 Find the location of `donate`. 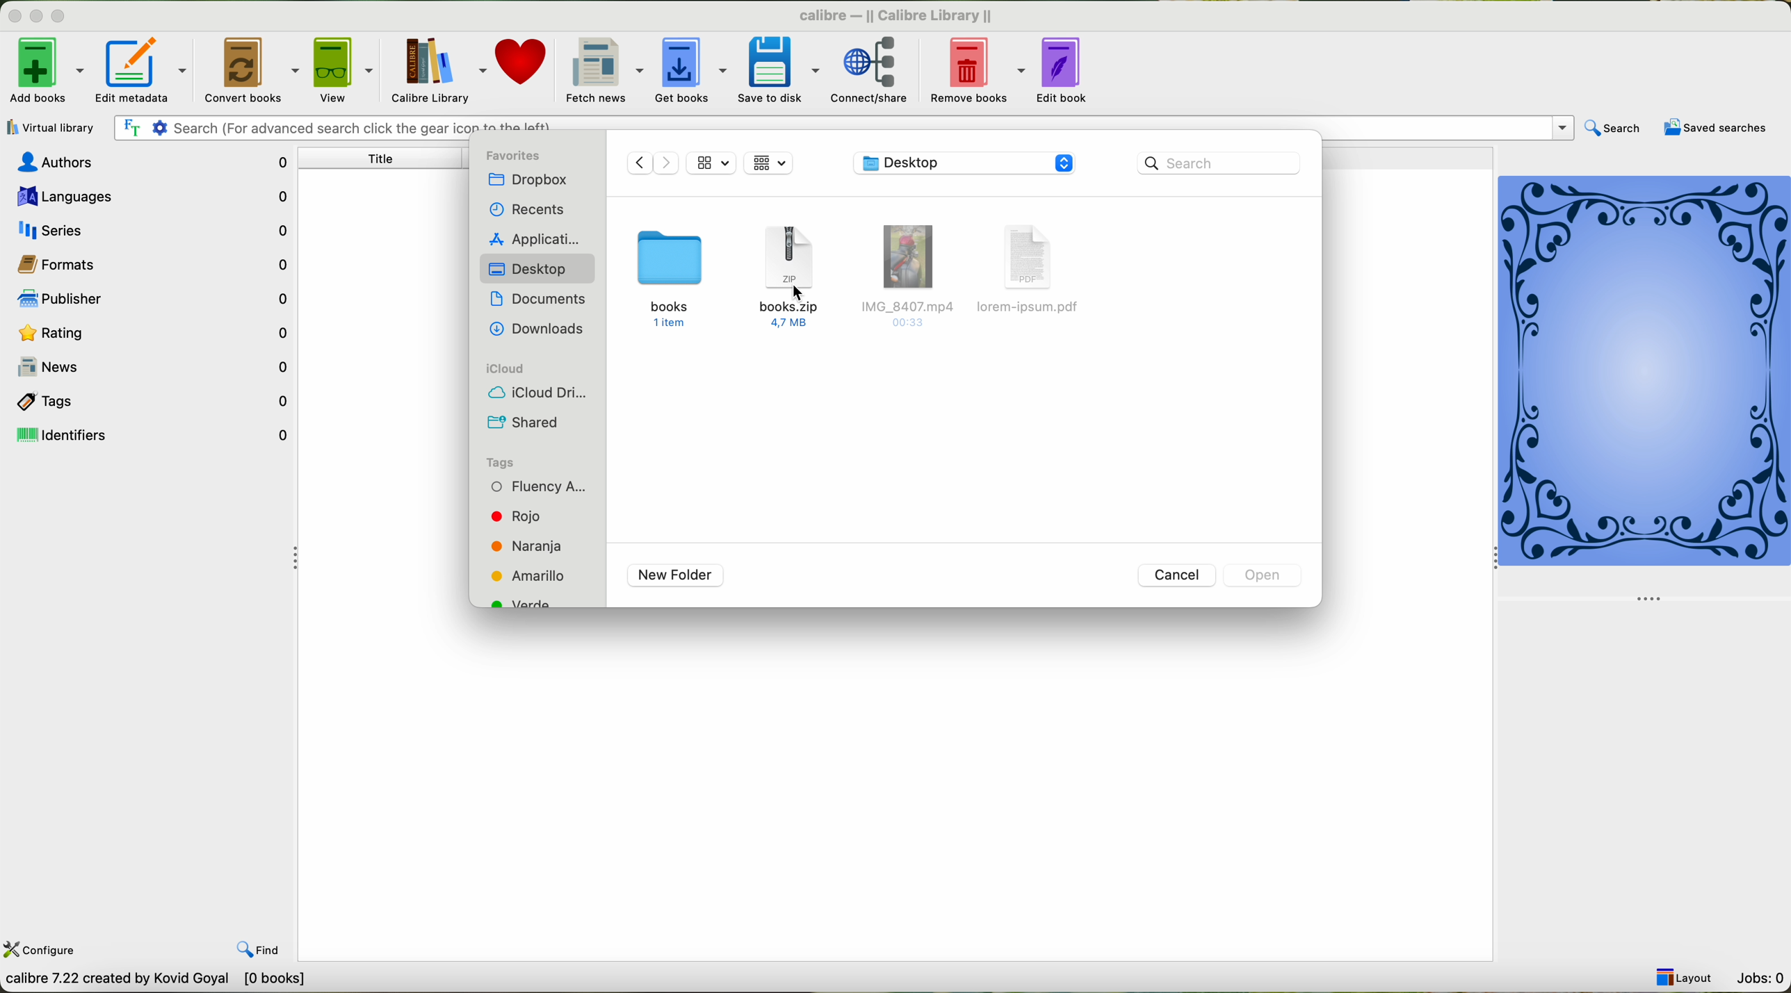

donate is located at coordinates (521, 65).